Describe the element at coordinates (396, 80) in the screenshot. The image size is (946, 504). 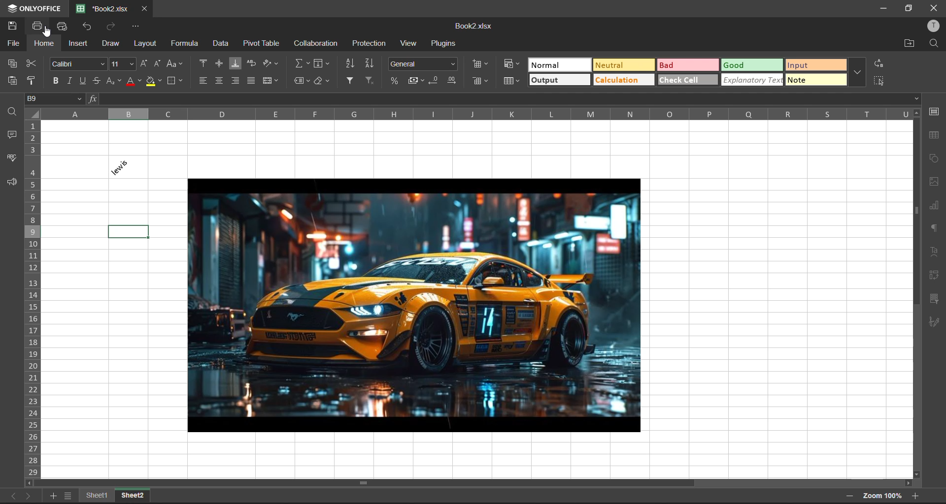
I see `percent` at that location.